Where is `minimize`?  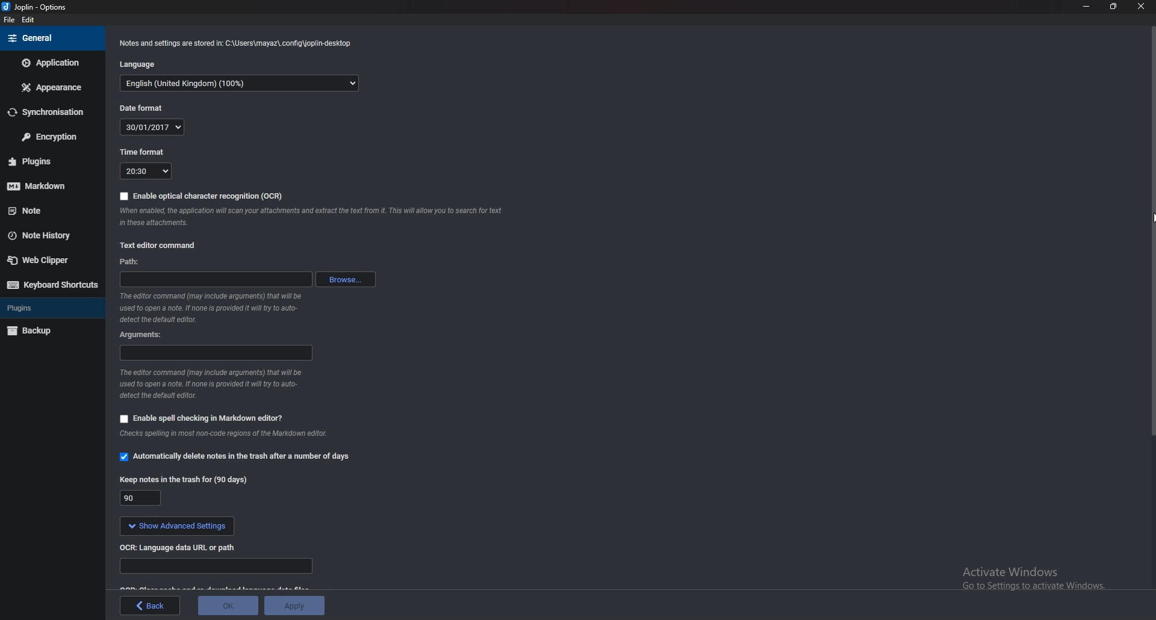
minimize is located at coordinates (1086, 8).